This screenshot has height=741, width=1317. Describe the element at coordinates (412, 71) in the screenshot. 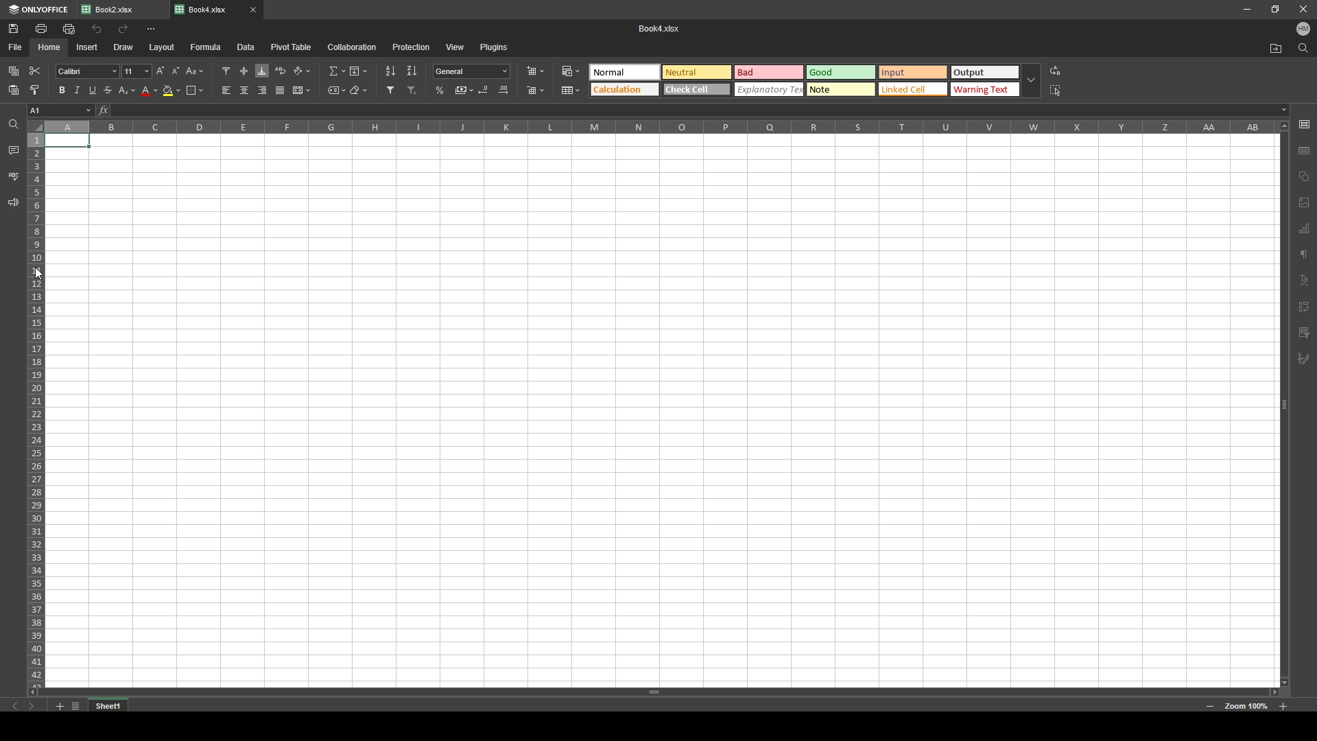

I see `sort descending` at that location.